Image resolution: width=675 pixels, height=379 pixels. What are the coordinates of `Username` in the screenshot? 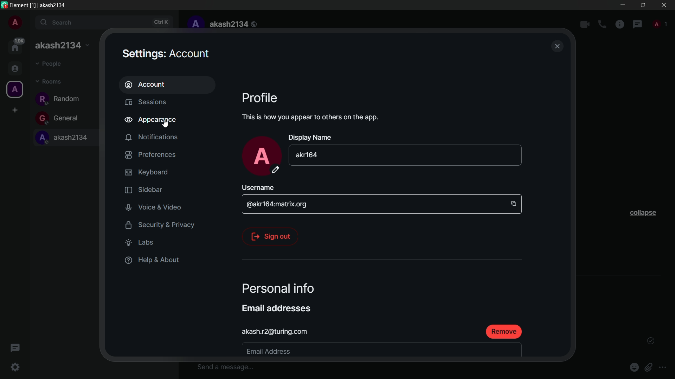 It's located at (260, 187).